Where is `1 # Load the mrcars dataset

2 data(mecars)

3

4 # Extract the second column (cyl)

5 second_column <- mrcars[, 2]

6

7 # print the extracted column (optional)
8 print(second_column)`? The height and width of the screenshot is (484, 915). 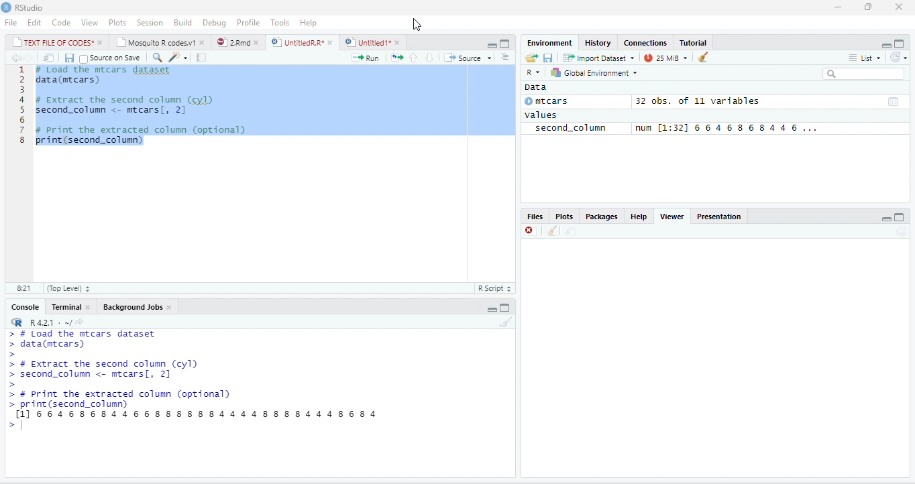
1 # Load the mrcars dataset

2 data(mecars)

3

4 # Extract the second column (cyl)

5 second_column <- mrcars[, 2]

6

7 # print the extracted column (optional)
8 print(second_column) is located at coordinates (139, 107).